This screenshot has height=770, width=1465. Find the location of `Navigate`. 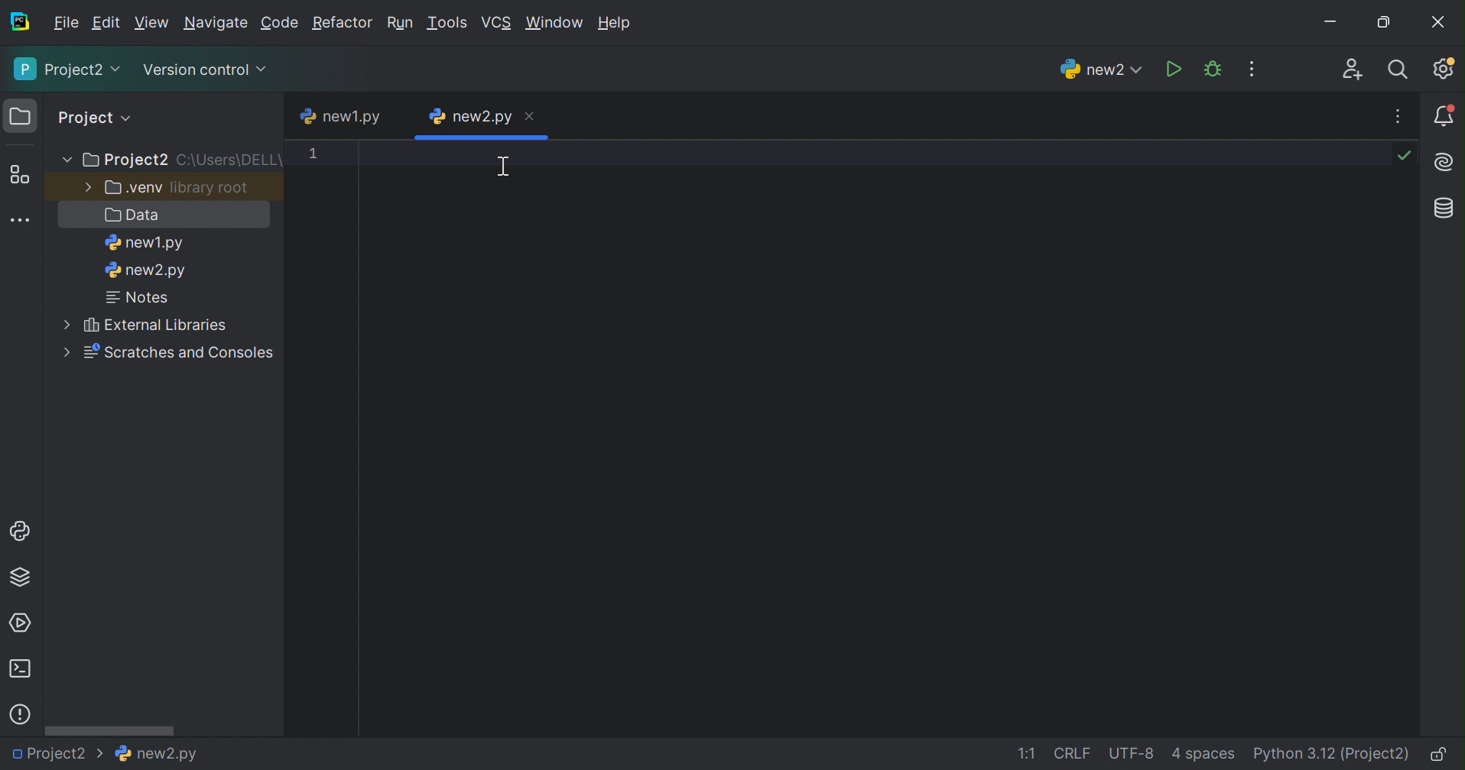

Navigate is located at coordinates (218, 23).